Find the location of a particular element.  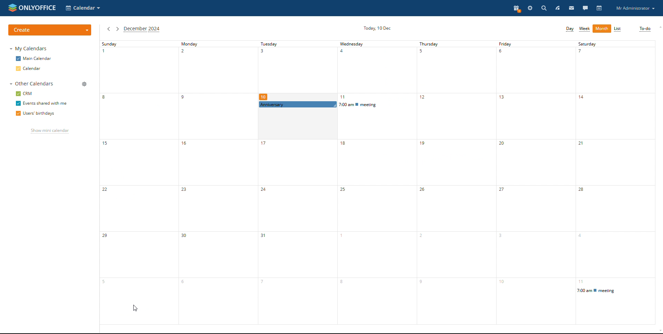

calendar is located at coordinates (598, 8).